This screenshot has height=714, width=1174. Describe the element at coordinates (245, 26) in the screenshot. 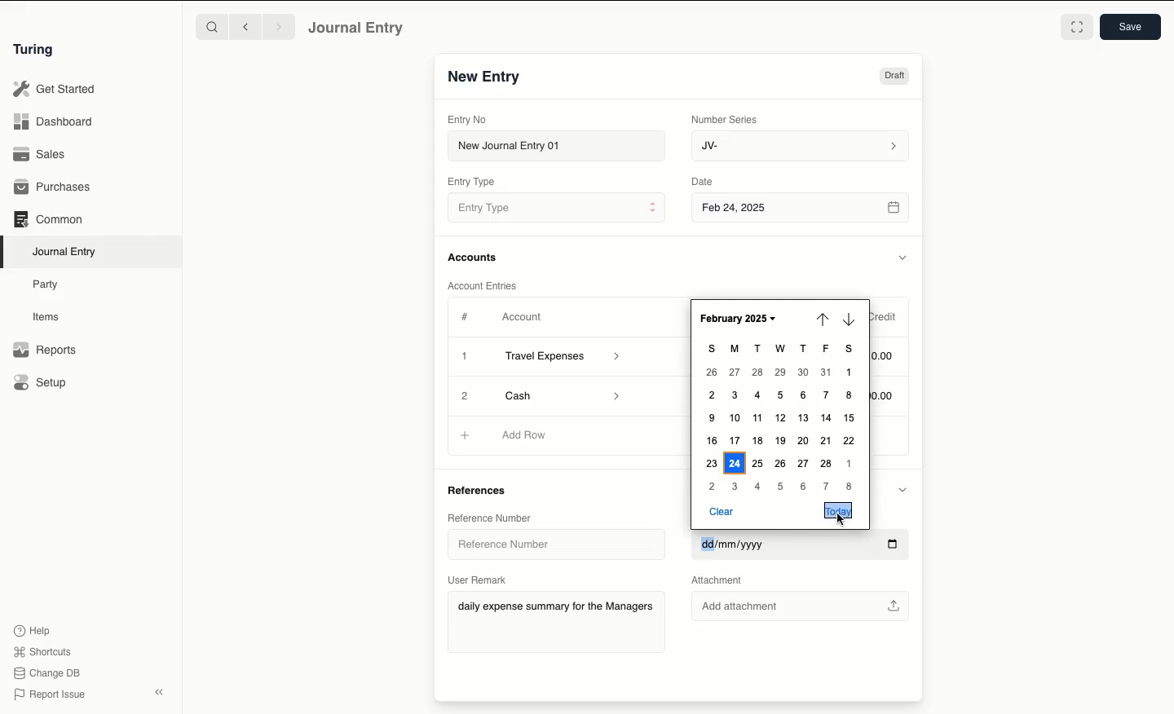

I see `Backward` at that location.